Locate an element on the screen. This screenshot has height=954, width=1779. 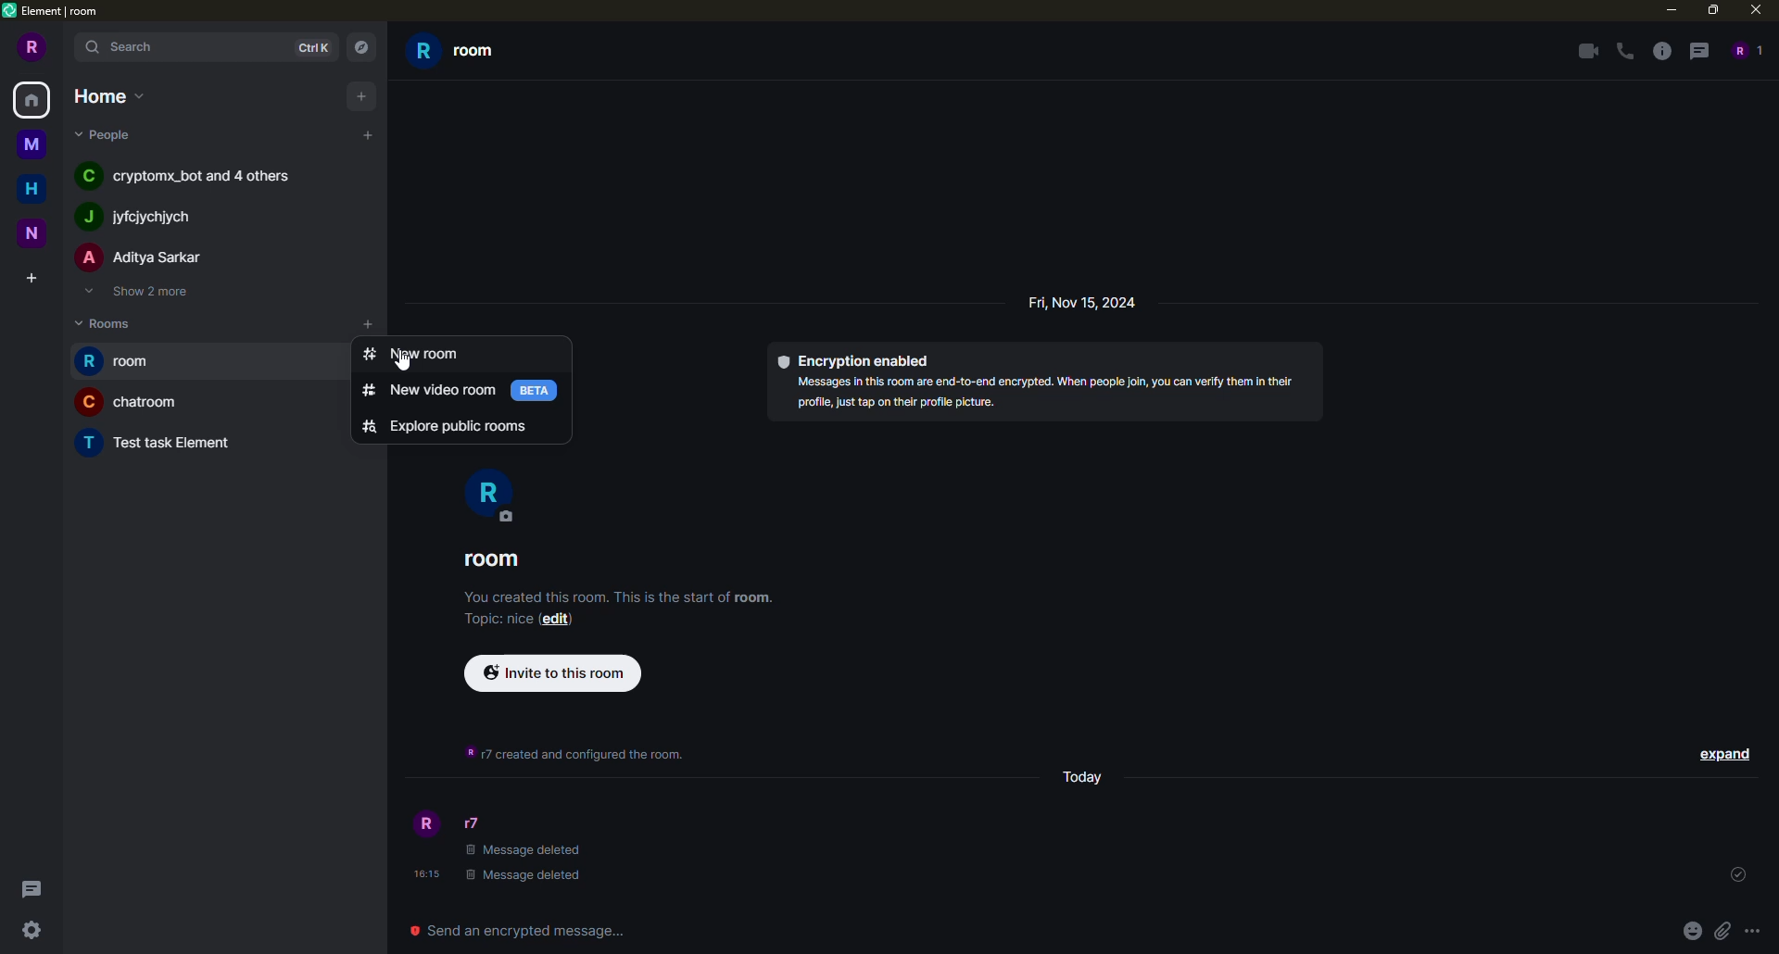
room is located at coordinates (493, 559).